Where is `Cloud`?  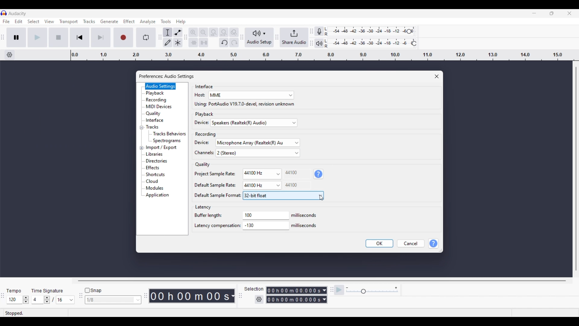
Cloud is located at coordinates (160, 181).